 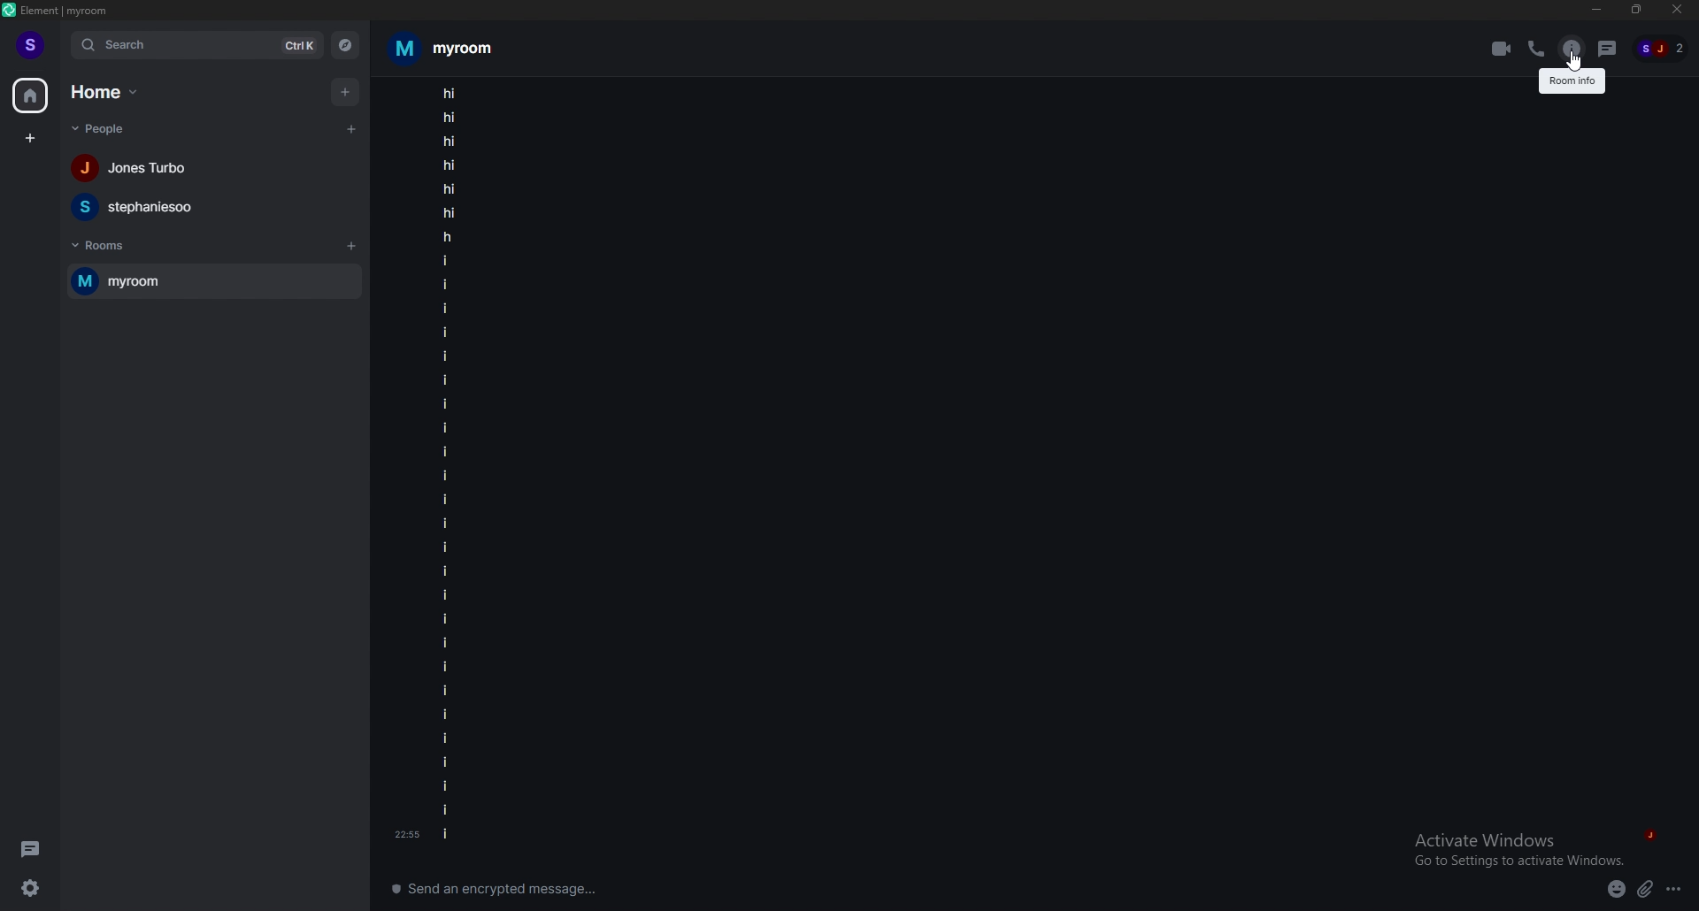 What do you see at coordinates (442, 49) in the screenshot?
I see `room name` at bounding box center [442, 49].